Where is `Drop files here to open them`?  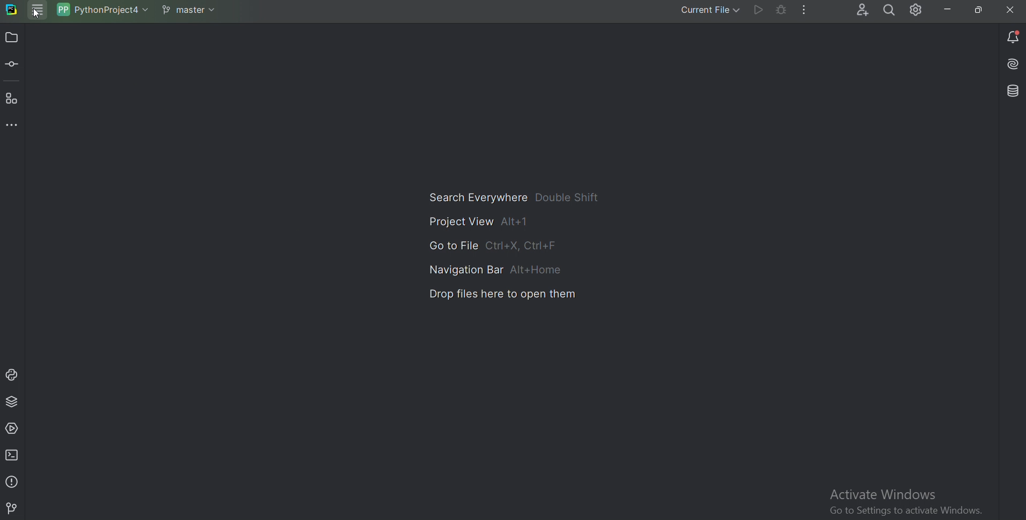
Drop files here to open them is located at coordinates (487, 294).